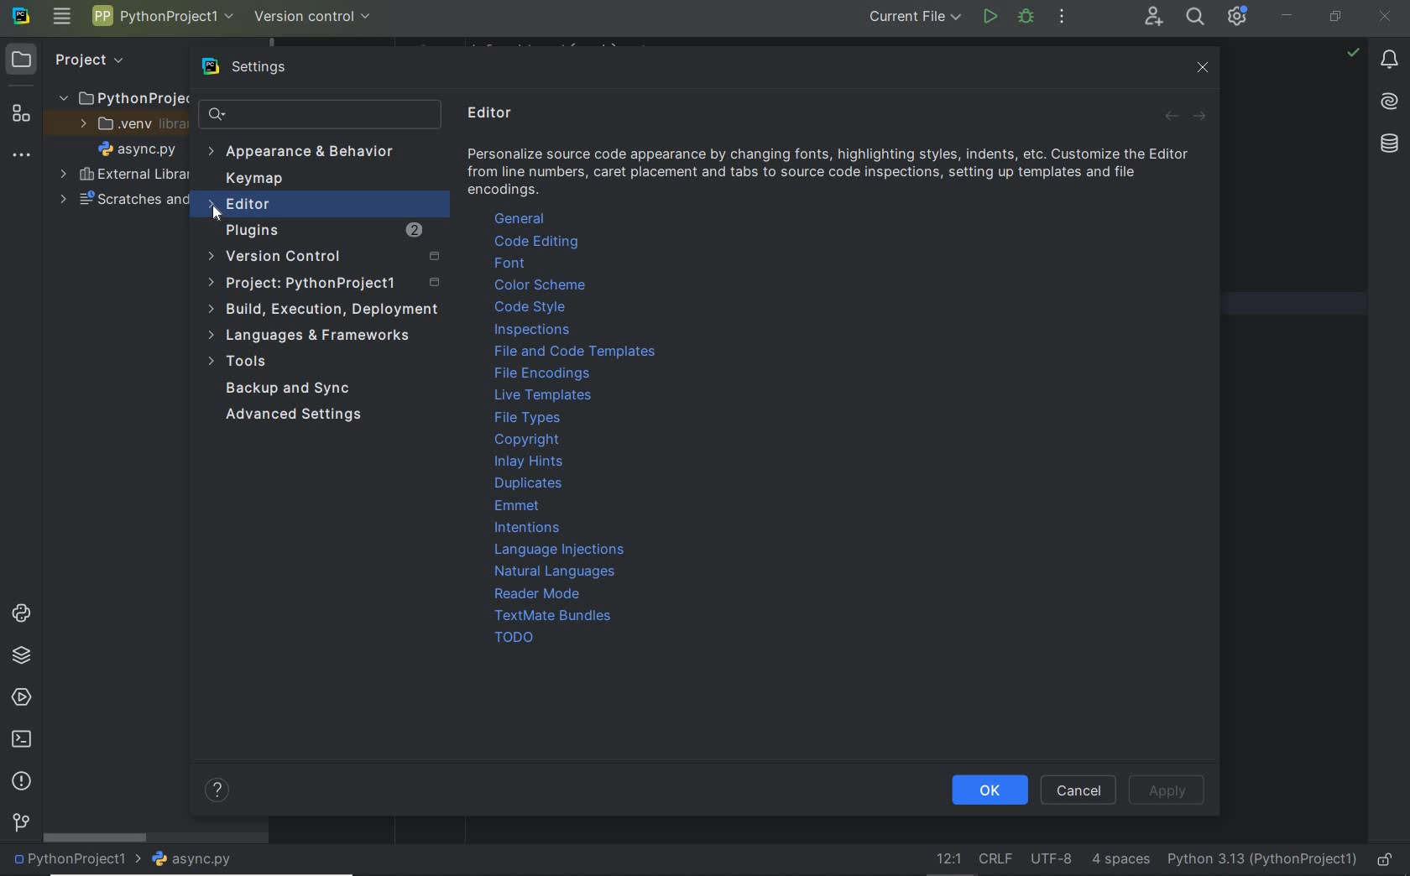 This screenshot has width=1410, height=876. I want to click on font, so click(517, 263).